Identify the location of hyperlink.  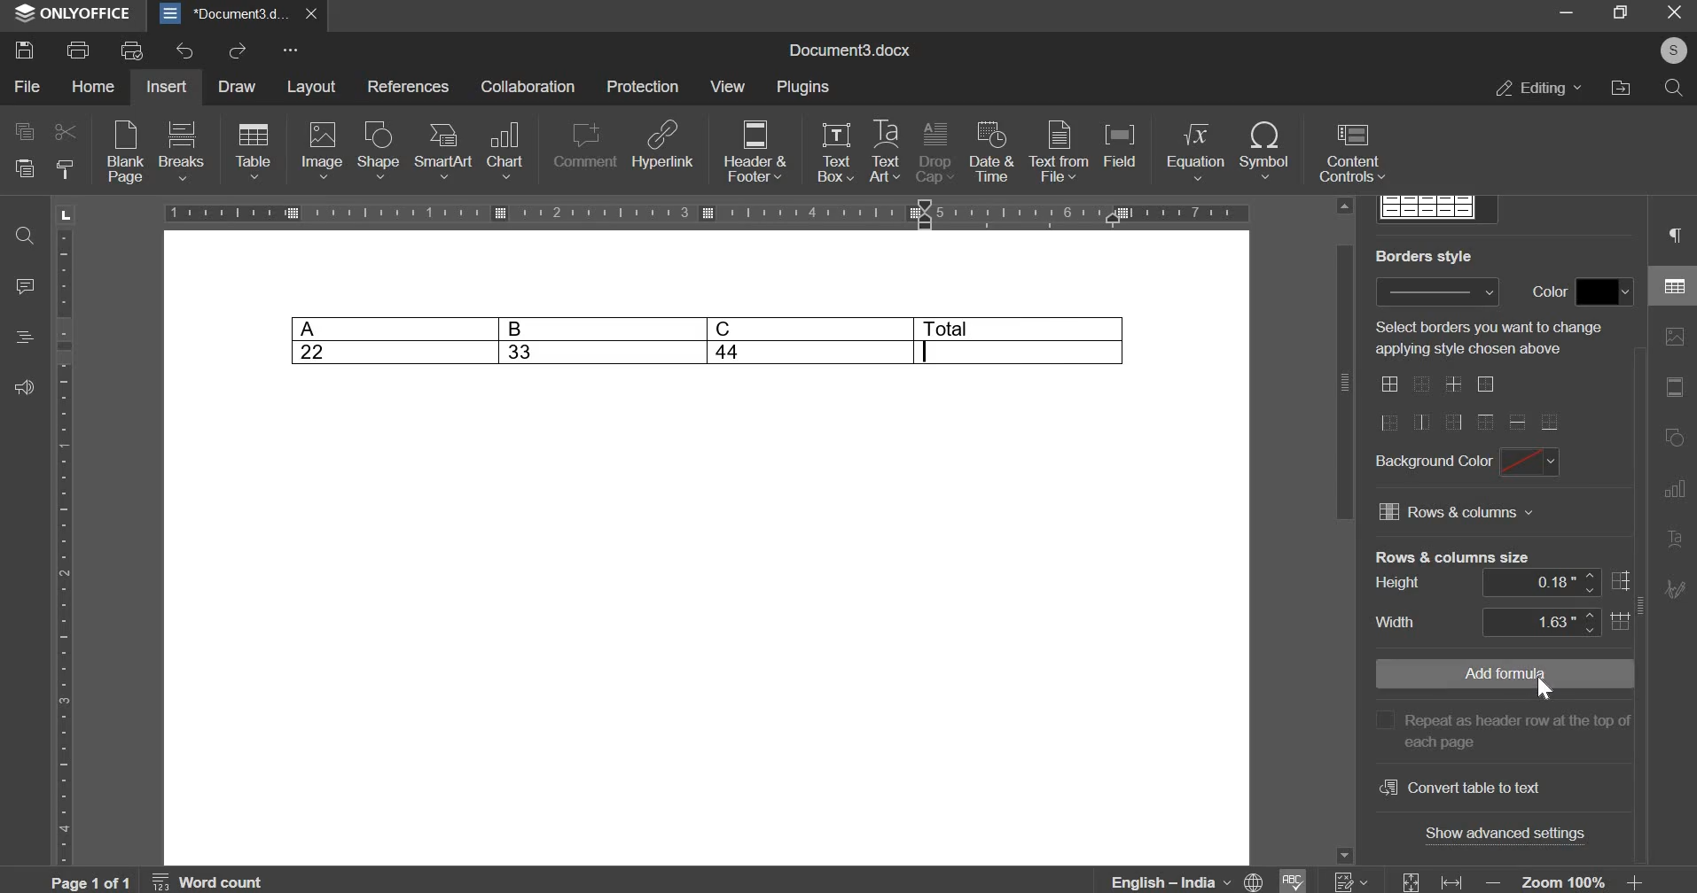
(662, 144).